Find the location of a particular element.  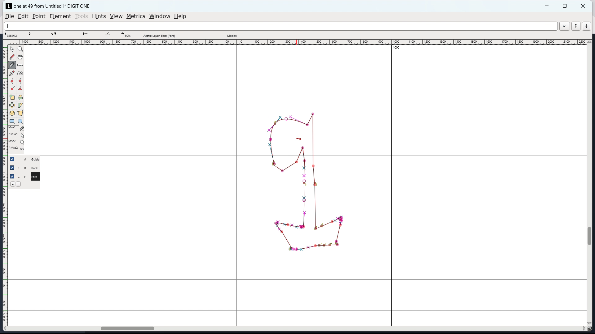

hints is located at coordinates (99, 16).